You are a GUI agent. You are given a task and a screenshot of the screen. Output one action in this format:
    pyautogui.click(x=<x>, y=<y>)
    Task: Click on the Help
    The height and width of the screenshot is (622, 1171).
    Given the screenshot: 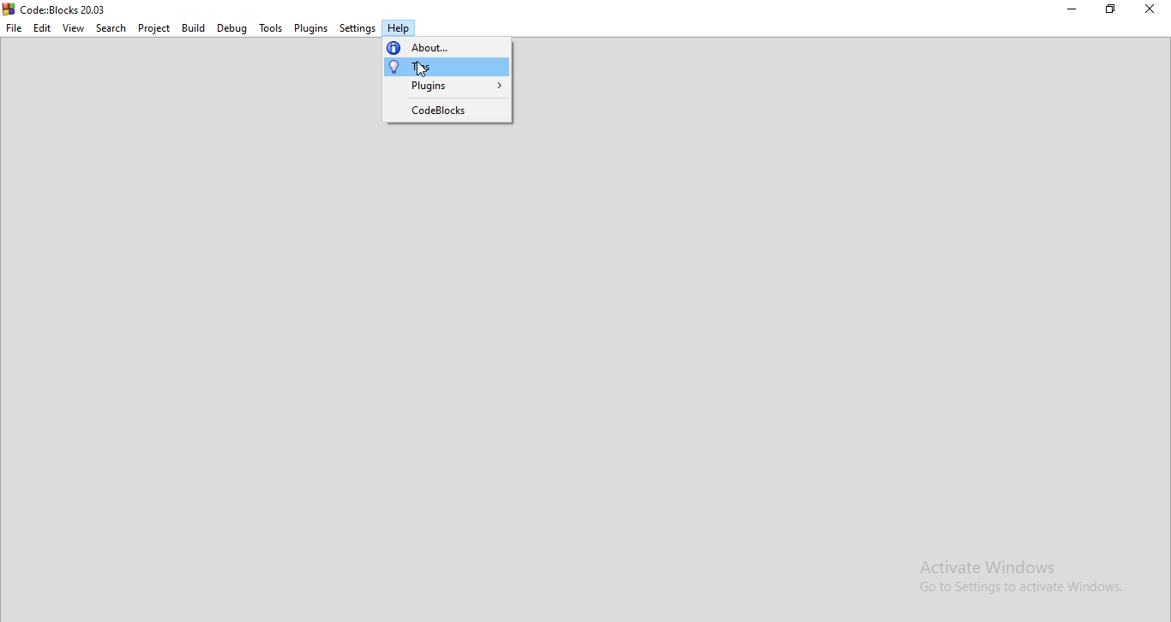 What is the action you would take?
    pyautogui.click(x=402, y=30)
    